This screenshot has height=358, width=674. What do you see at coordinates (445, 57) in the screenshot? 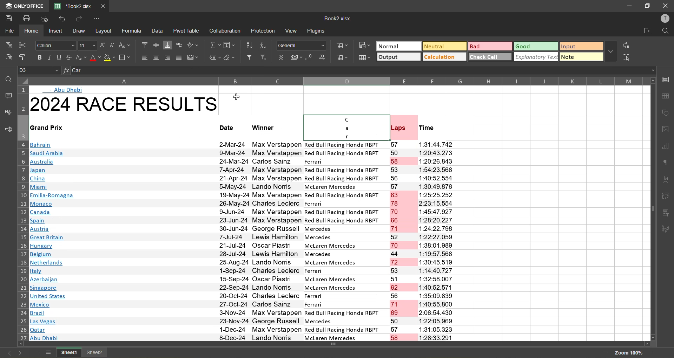
I see `calculation` at bounding box center [445, 57].